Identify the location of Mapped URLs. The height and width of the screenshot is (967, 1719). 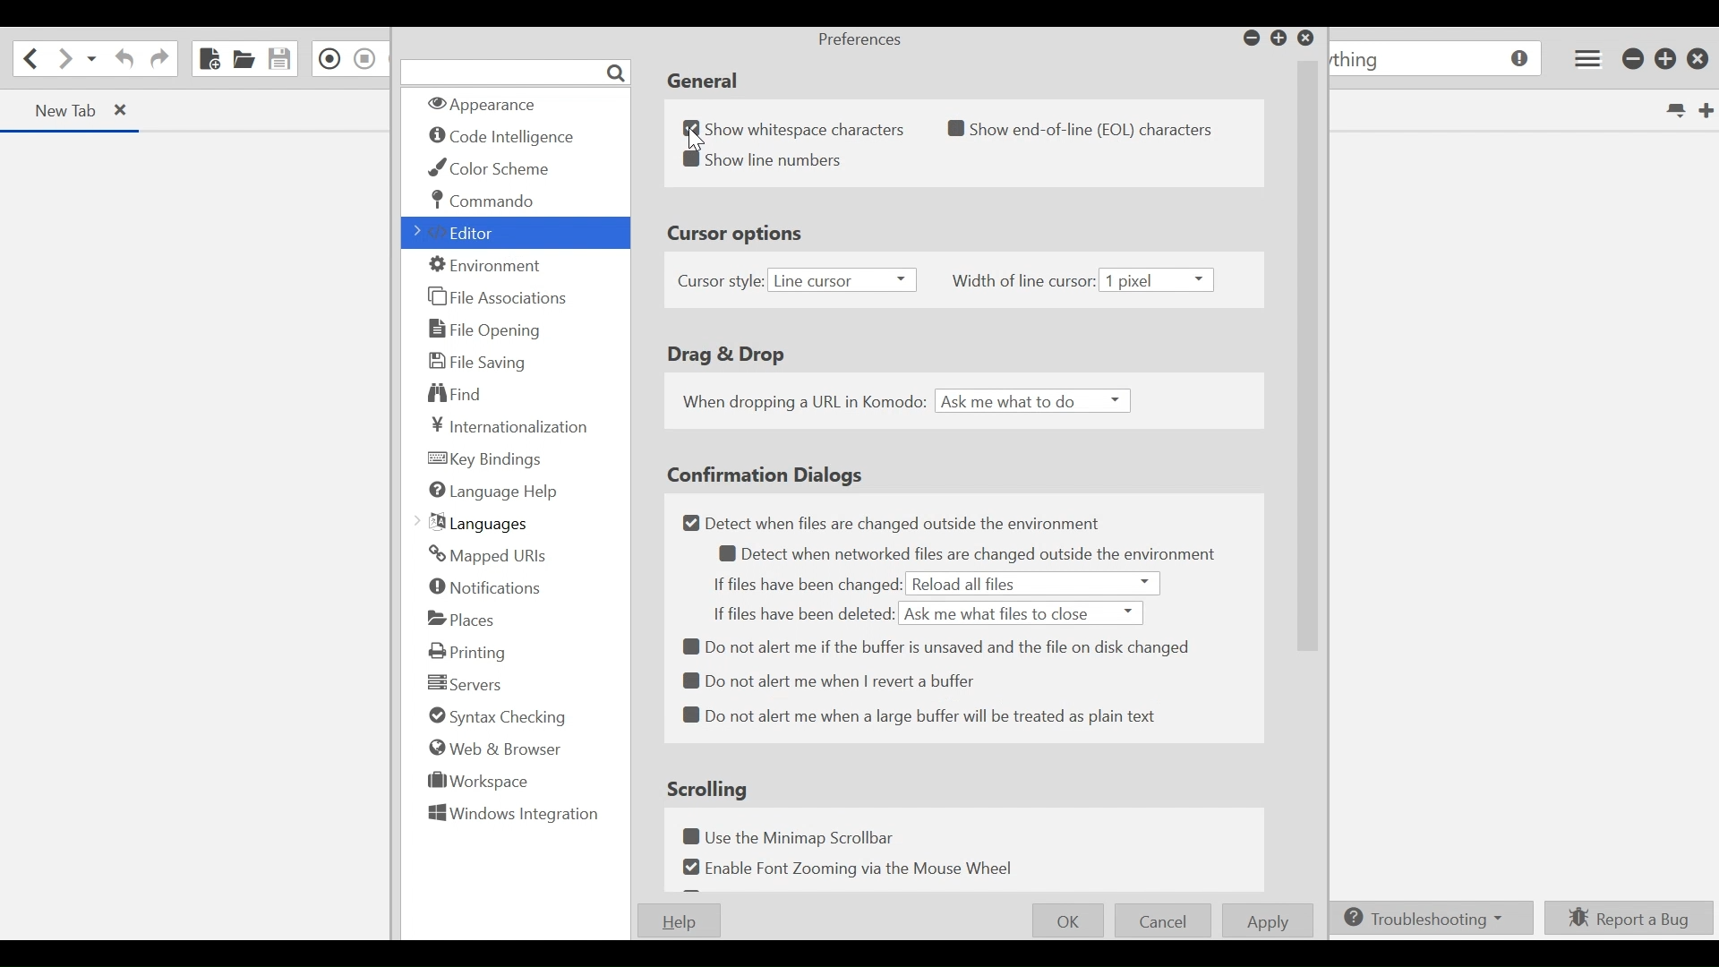
(487, 556).